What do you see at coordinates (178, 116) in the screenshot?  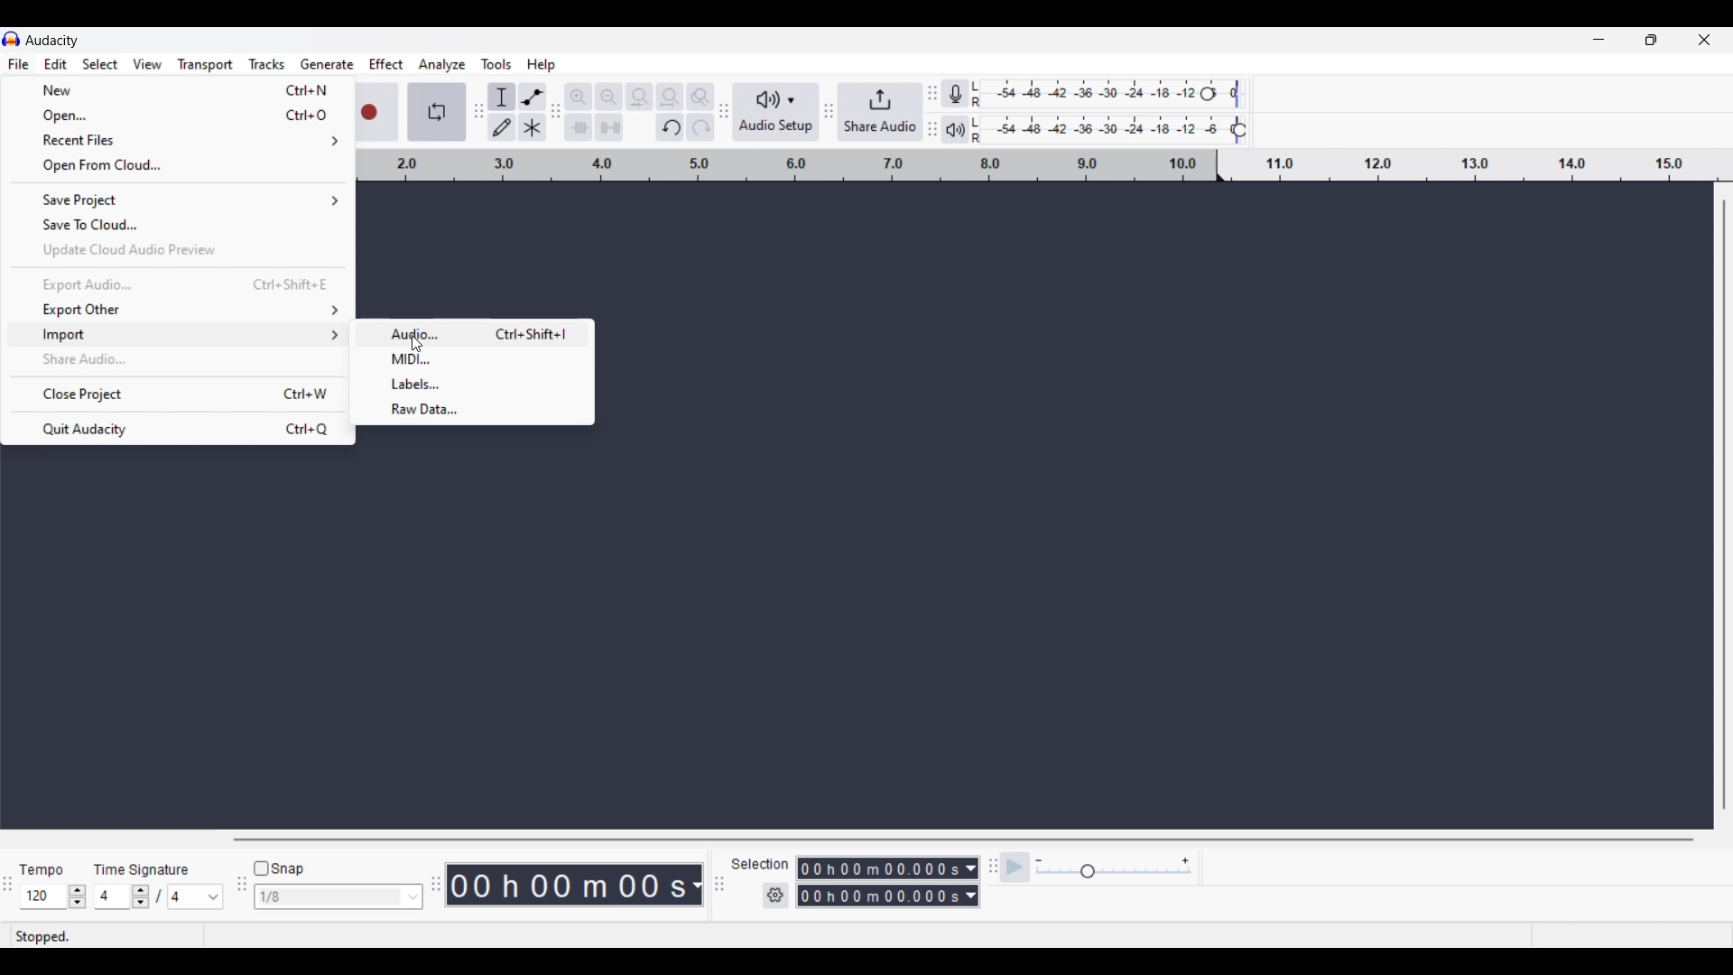 I see `Open   Ctrl+ O` at bounding box center [178, 116].